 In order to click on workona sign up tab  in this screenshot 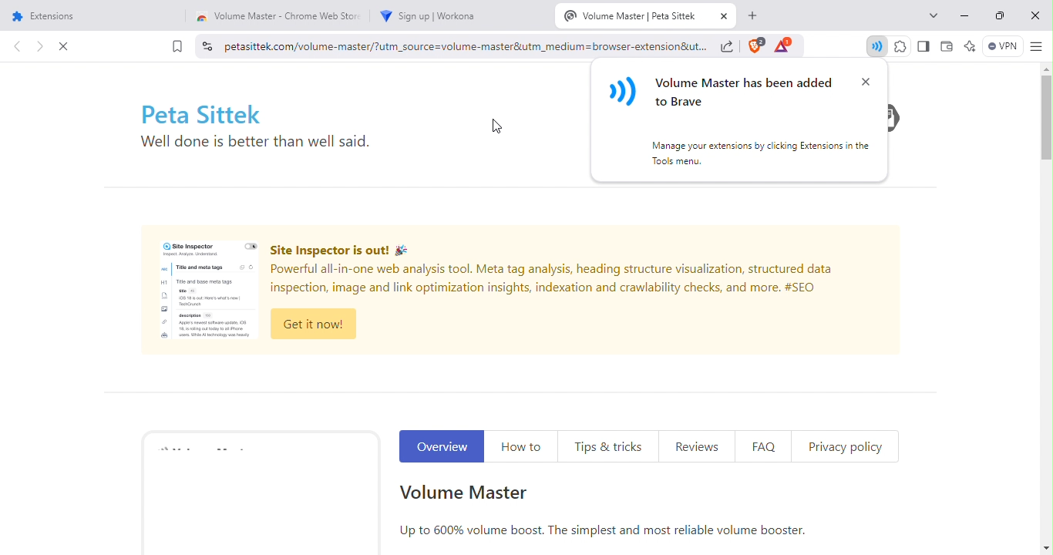, I will do `click(458, 15)`.